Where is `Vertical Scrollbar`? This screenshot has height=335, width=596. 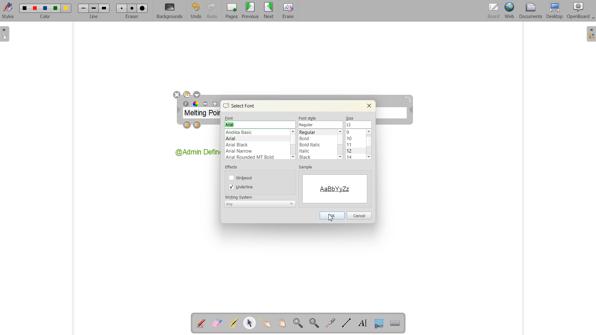 Vertical Scrollbar is located at coordinates (294, 145).